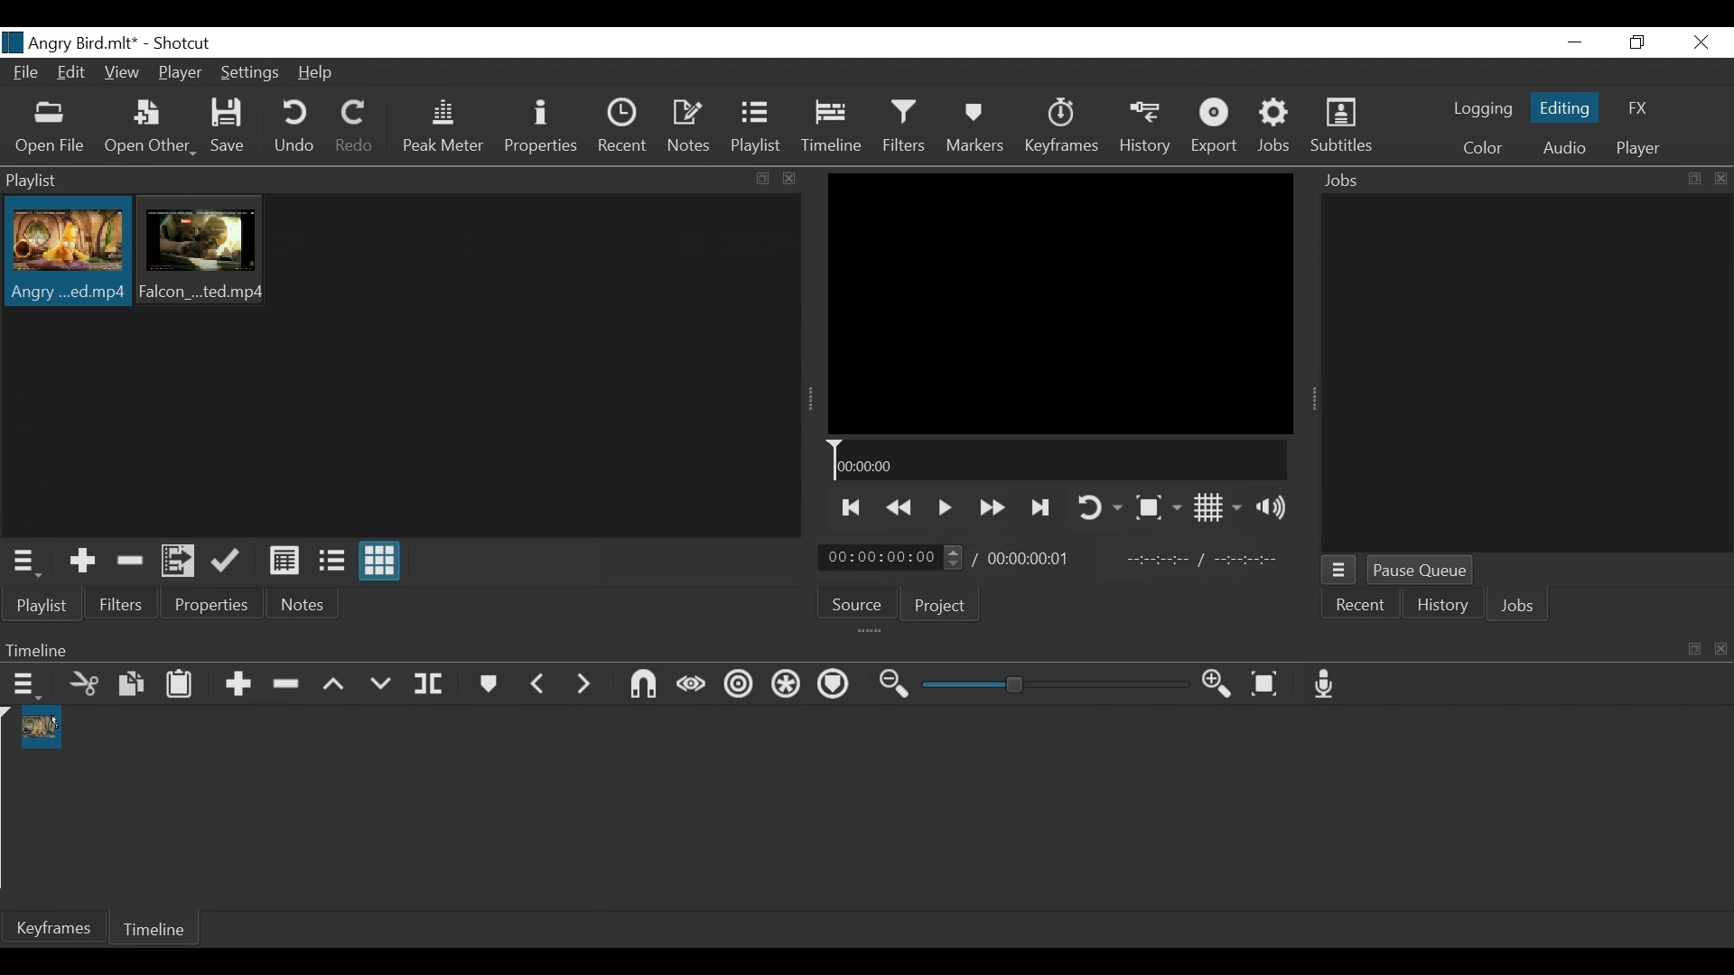 This screenshot has height=975, width=1734. Describe the element at coordinates (622, 130) in the screenshot. I see `Recent` at that location.